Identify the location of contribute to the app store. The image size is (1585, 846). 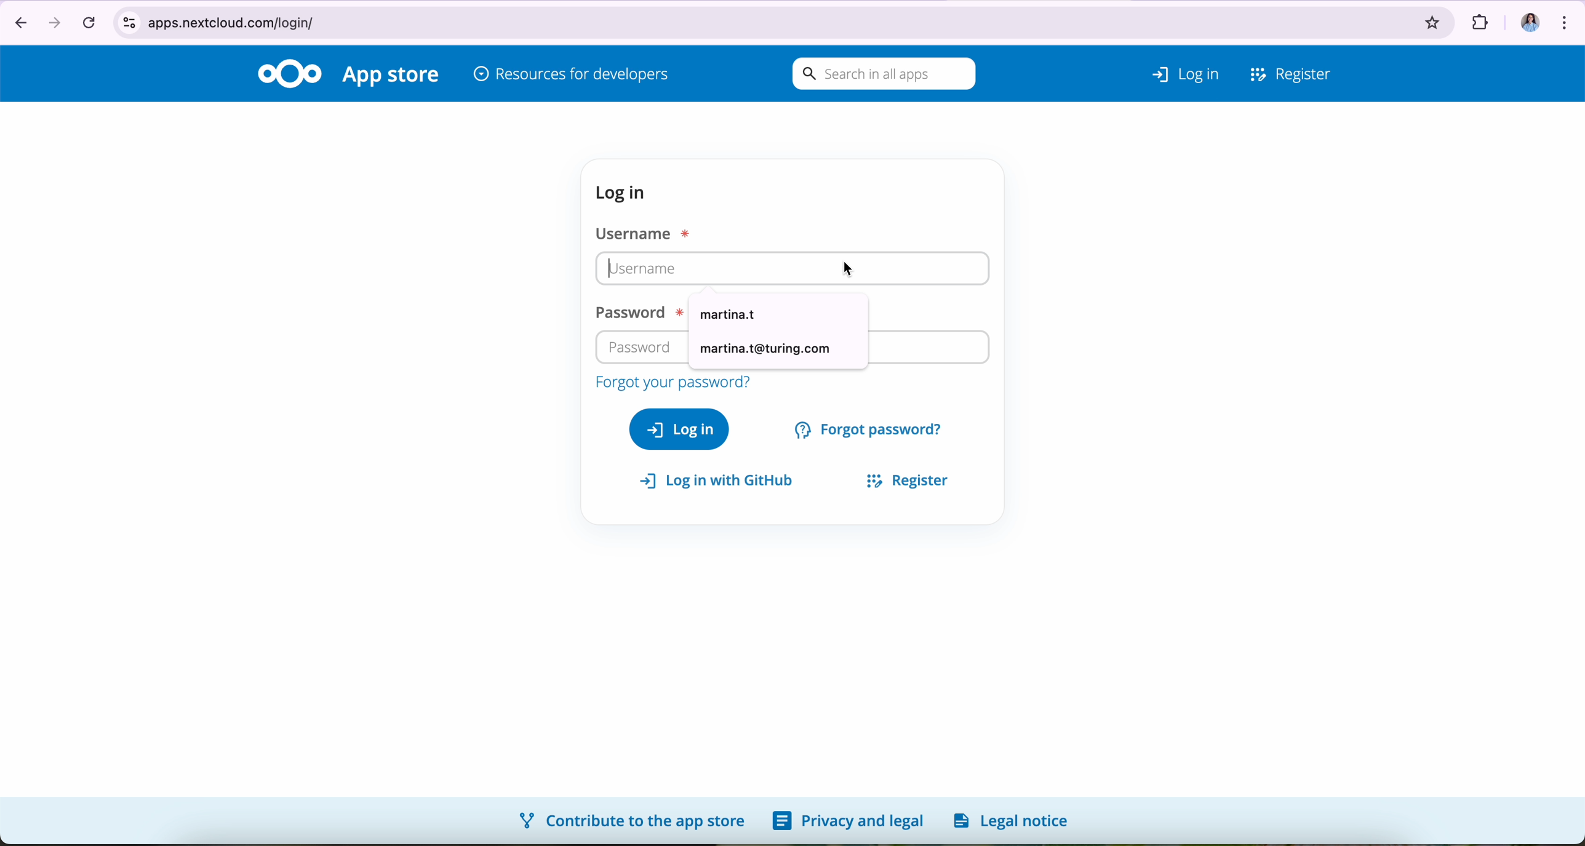
(630, 820).